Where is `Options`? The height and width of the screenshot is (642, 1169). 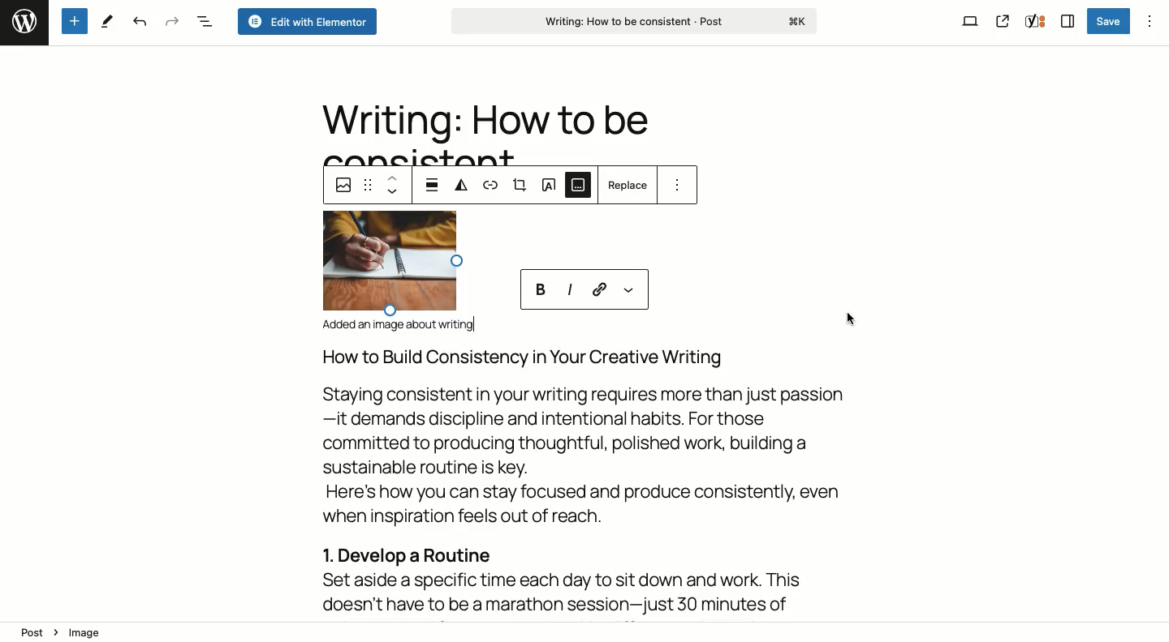 Options is located at coordinates (678, 184).